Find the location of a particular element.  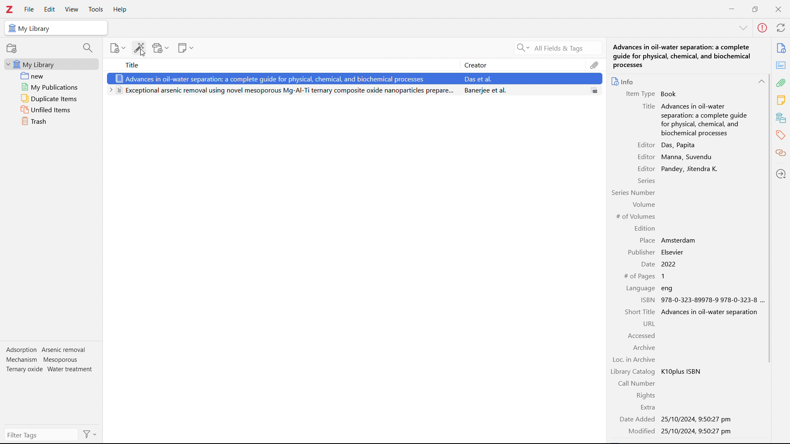

Elsevier is located at coordinates (674, 252).